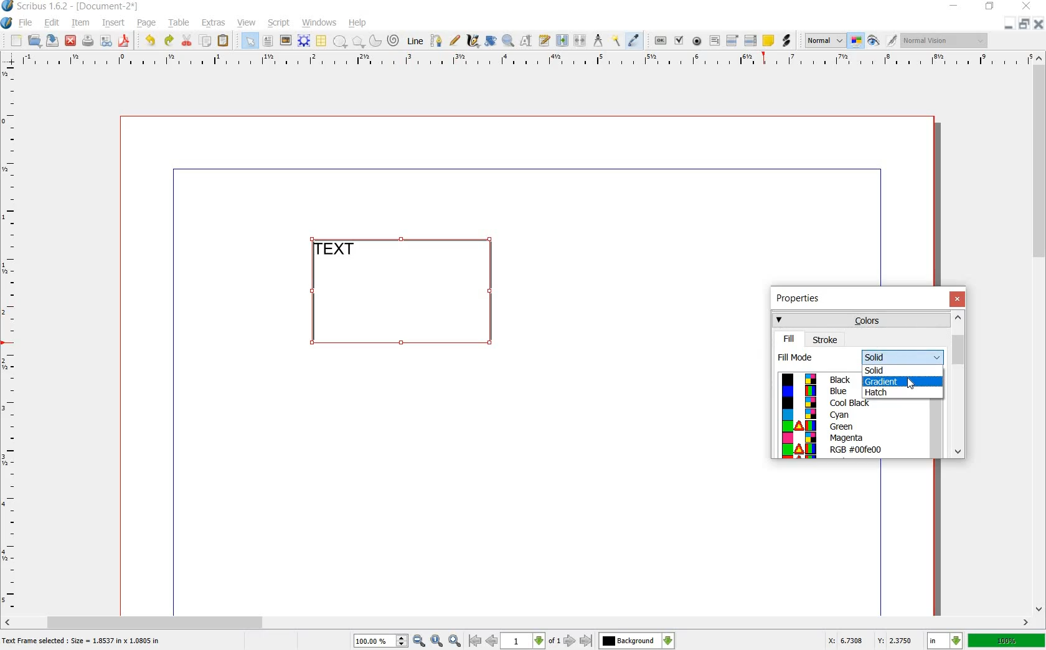  What do you see at coordinates (522, 641) in the screenshot?
I see `1` at bounding box center [522, 641].